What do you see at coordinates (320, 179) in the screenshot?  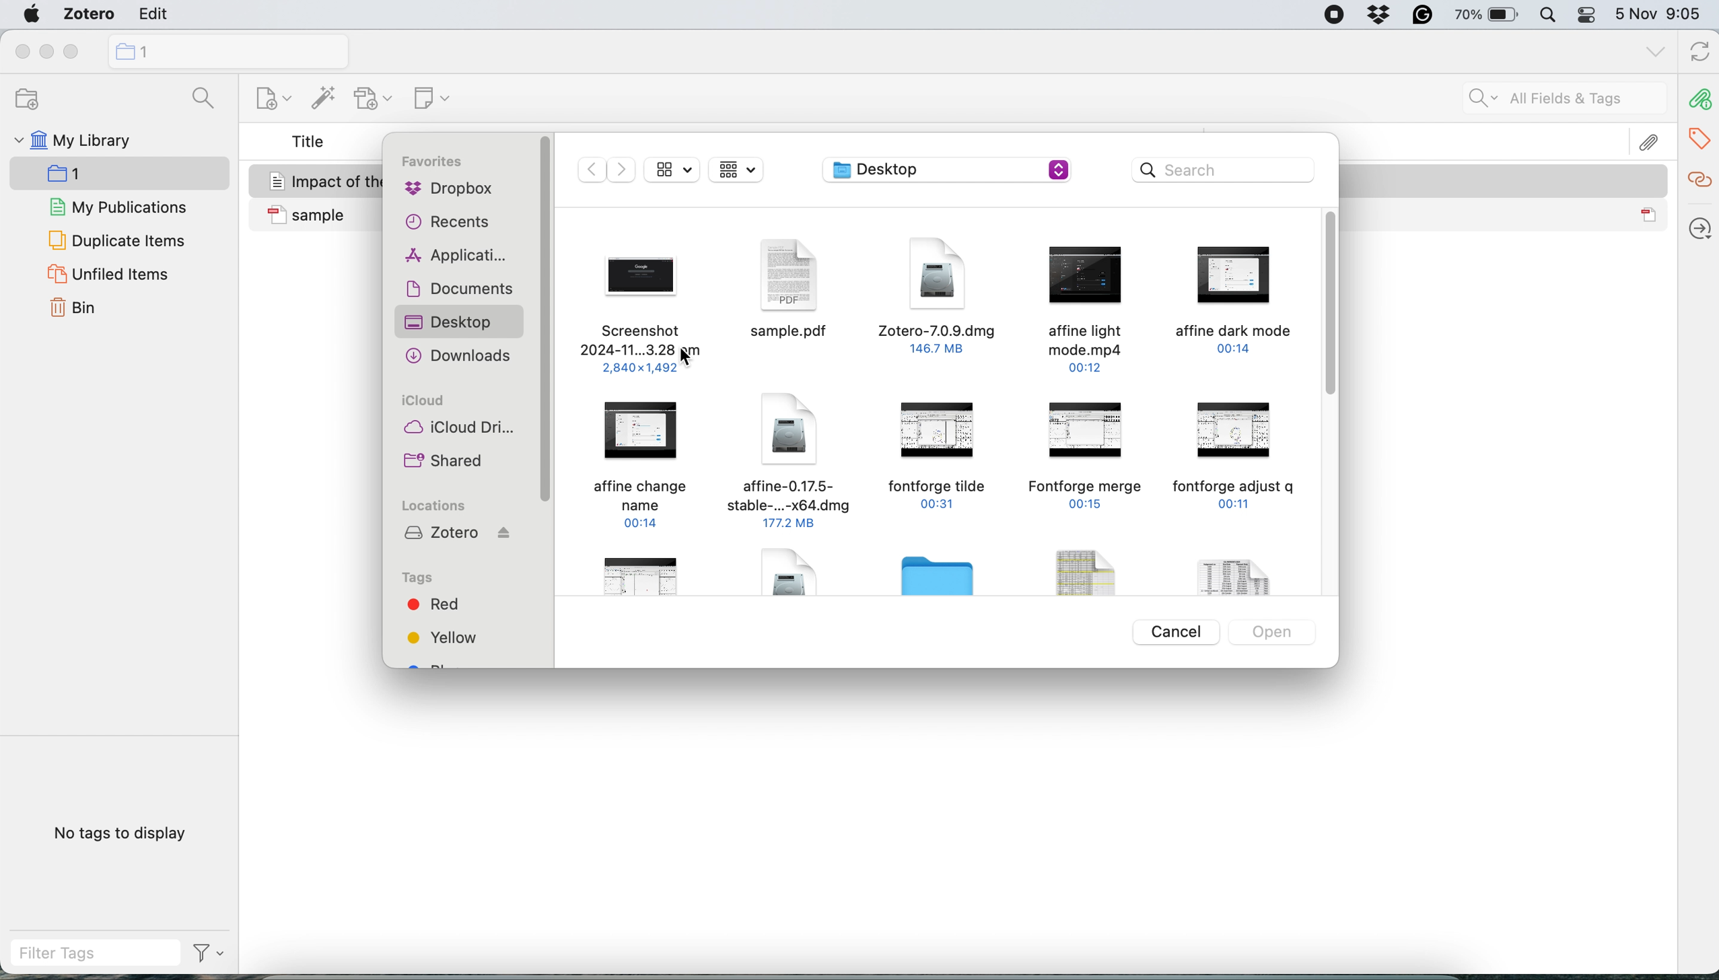 I see `Impact of the Information Technology on the Accounting System  Jasim and Raewf` at bounding box center [320, 179].